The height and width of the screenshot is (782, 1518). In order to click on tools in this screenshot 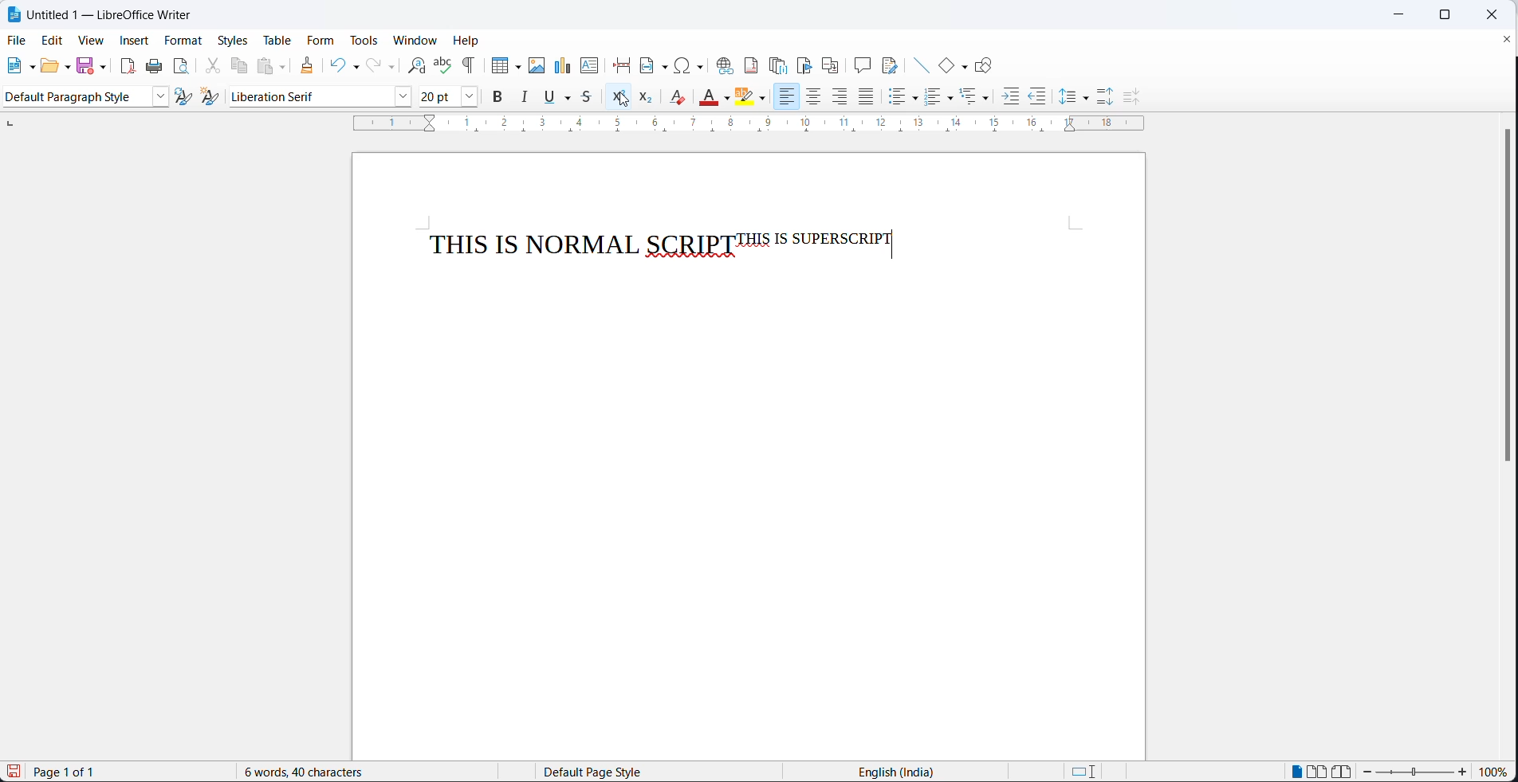, I will do `click(364, 42)`.